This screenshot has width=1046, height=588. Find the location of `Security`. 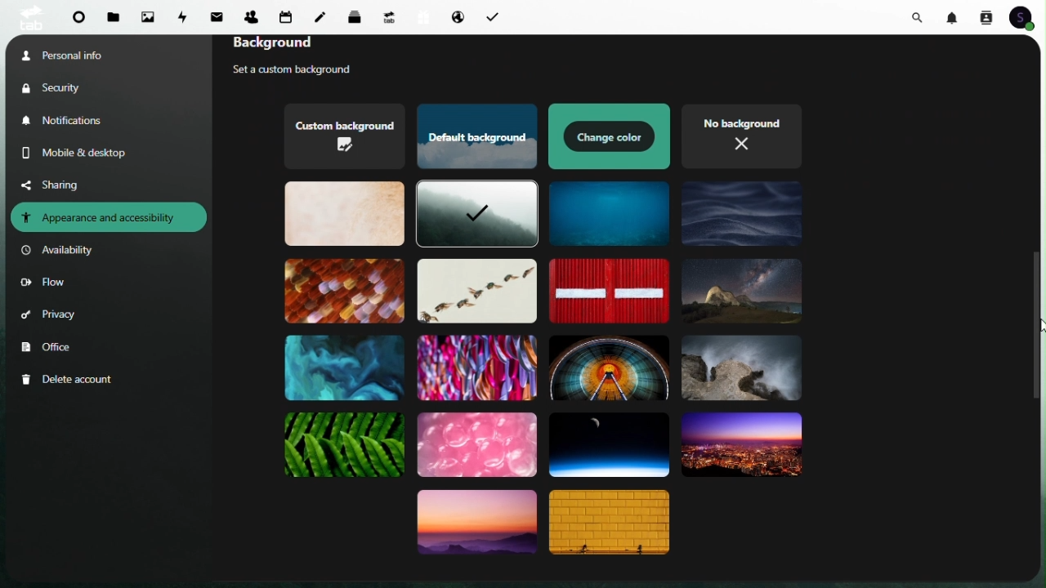

Security is located at coordinates (66, 87).